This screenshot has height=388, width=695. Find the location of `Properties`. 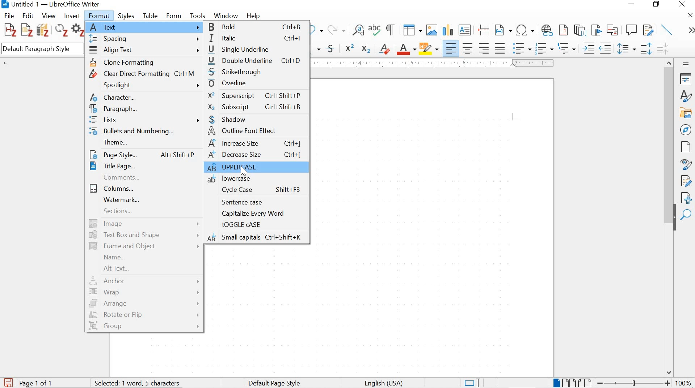

Properties is located at coordinates (687, 79).